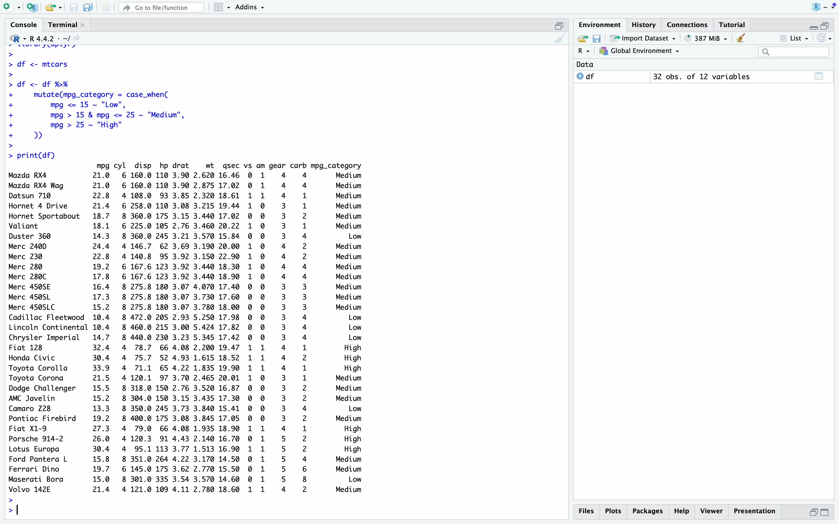 The image size is (839, 524). What do you see at coordinates (639, 51) in the screenshot?
I see `Global enviornment` at bounding box center [639, 51].